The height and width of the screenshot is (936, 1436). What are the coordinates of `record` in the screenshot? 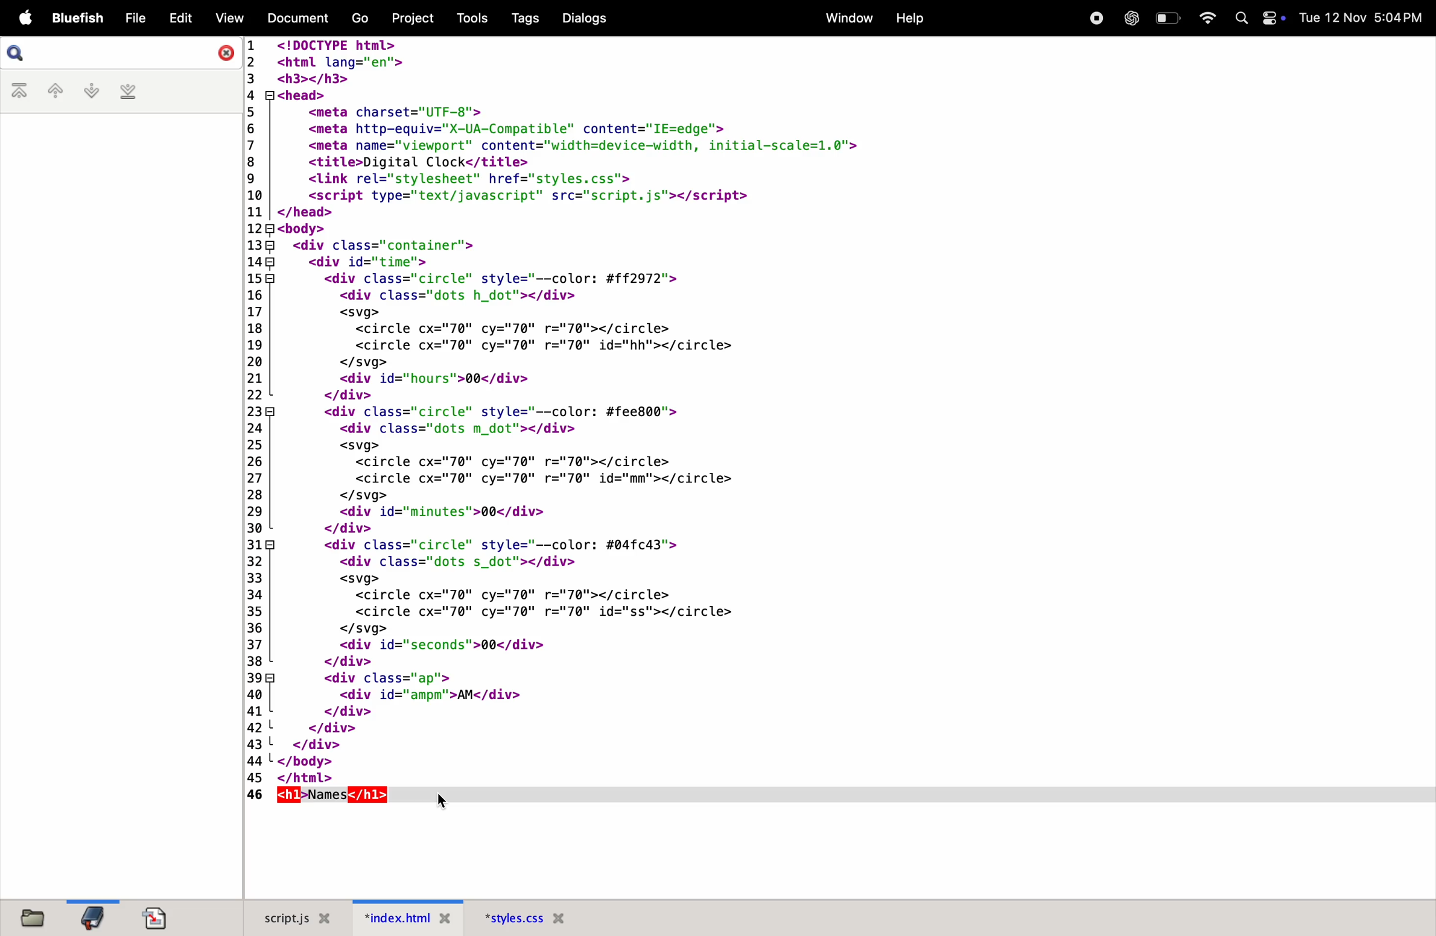 It's located at (1093, 18).